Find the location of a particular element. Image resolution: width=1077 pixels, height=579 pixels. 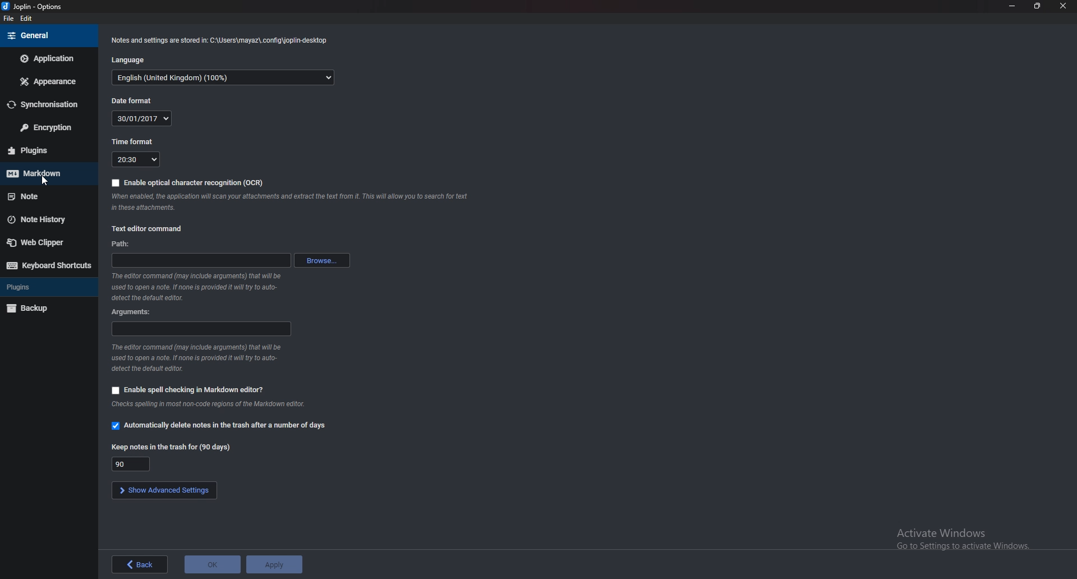

Text editor command is located at coordinates (148, 228).